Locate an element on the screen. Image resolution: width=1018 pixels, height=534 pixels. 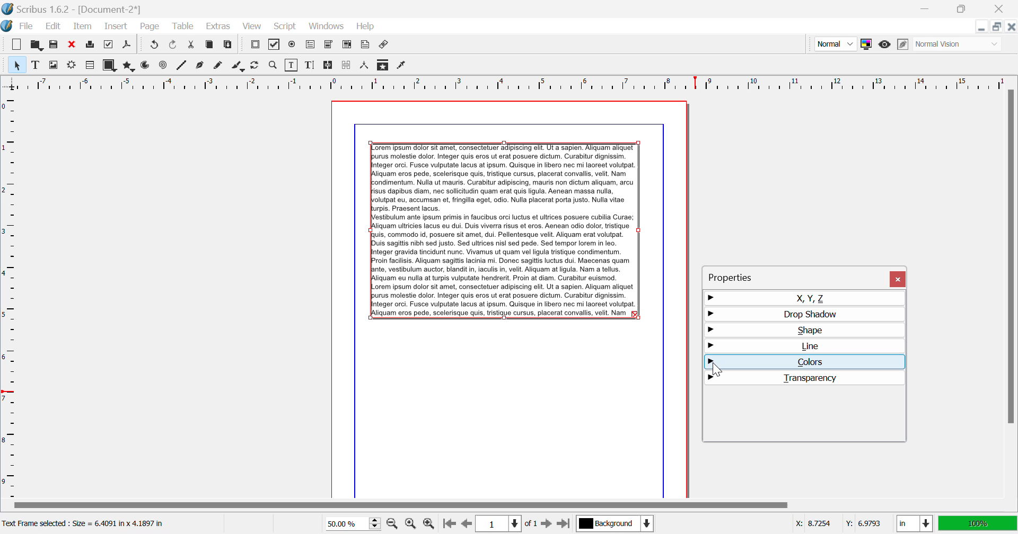
Insert is located at coordinates (117, 27).